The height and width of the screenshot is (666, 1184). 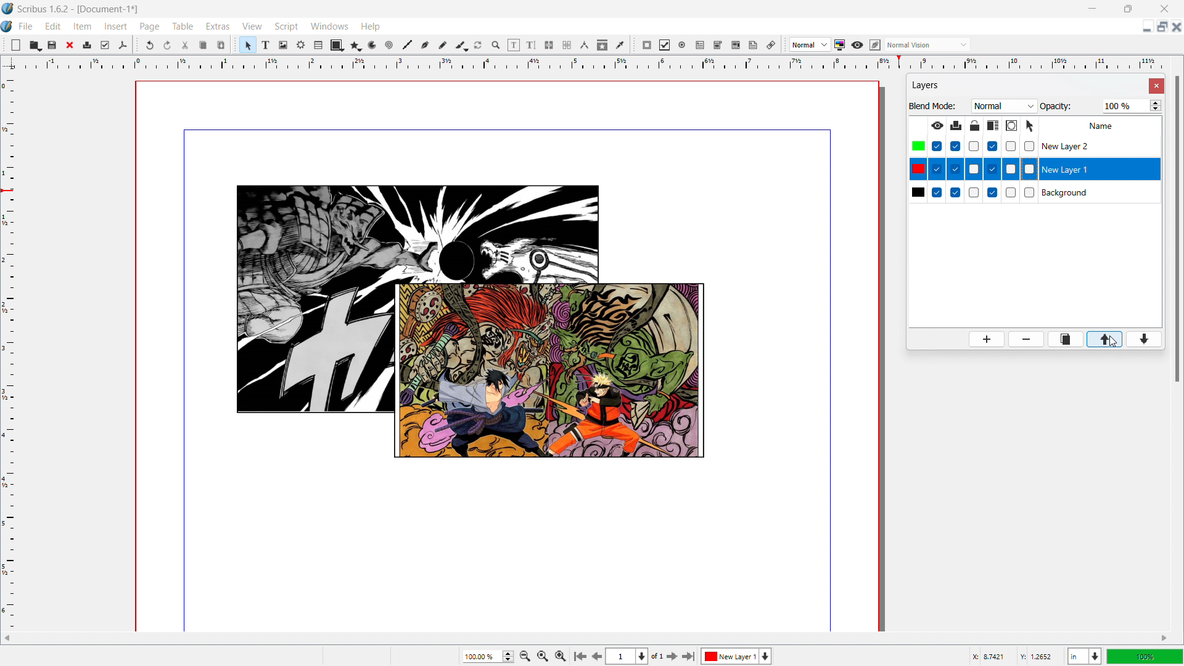 I want to click on save, so click(x=52, y=46).